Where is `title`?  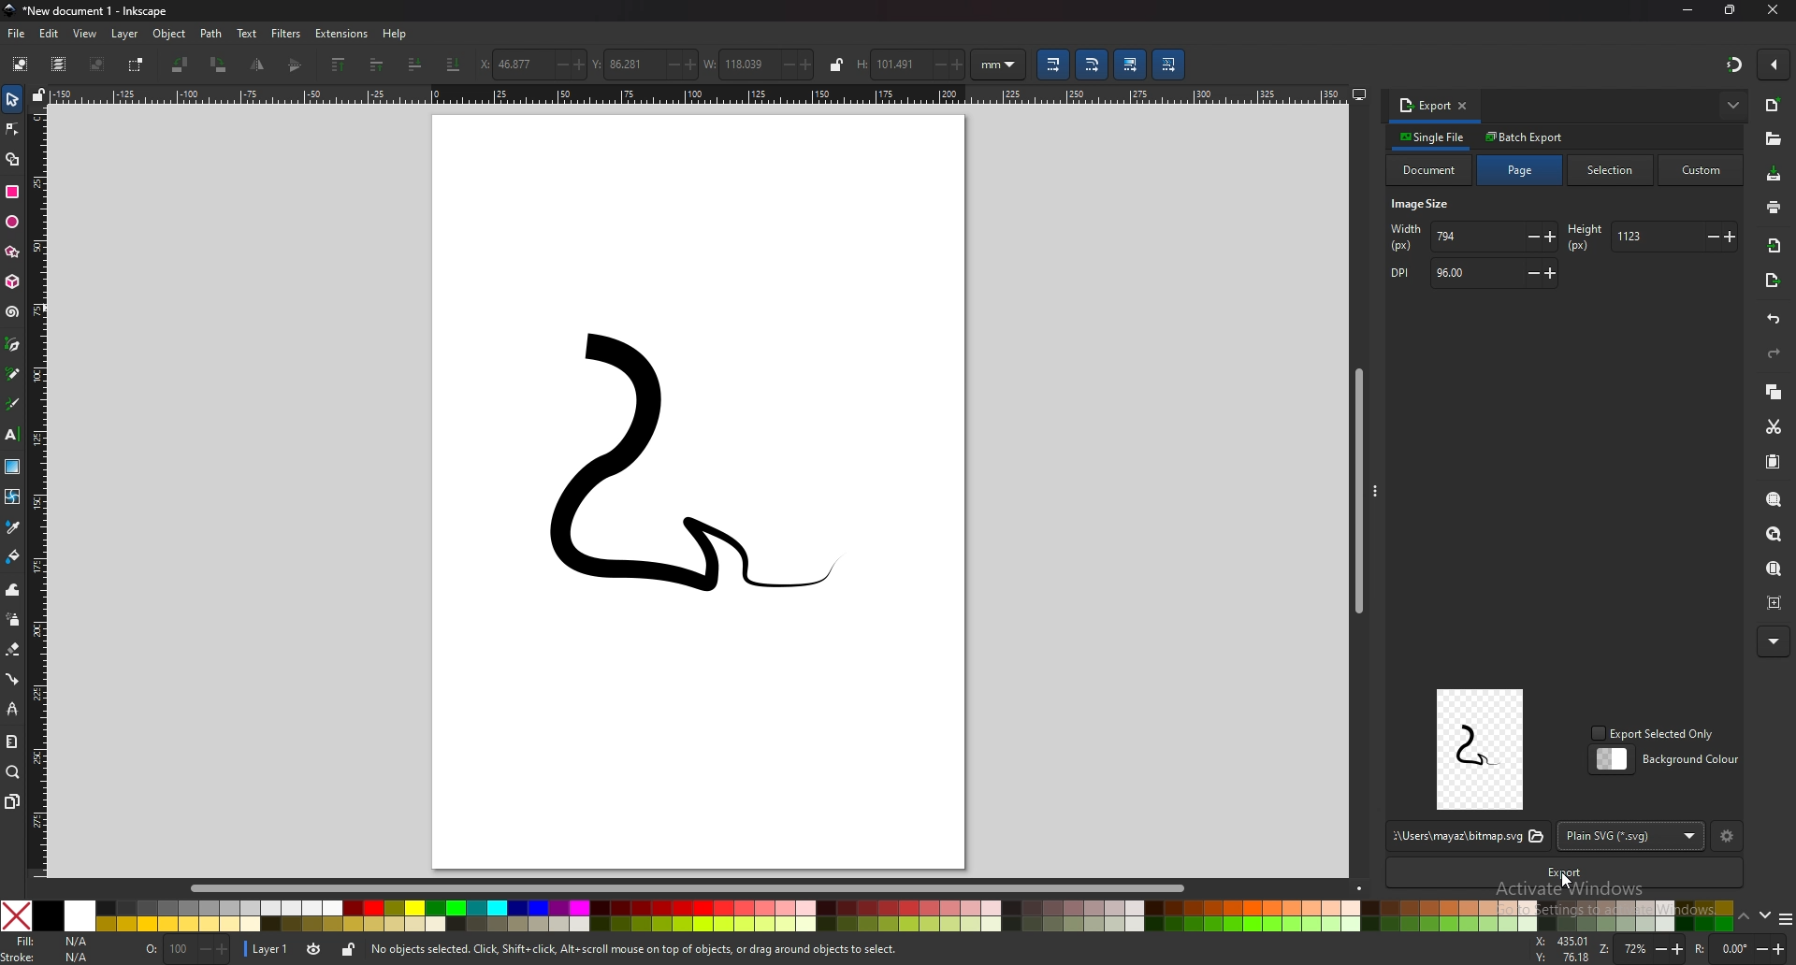
title is located at coordinates (93, 11).